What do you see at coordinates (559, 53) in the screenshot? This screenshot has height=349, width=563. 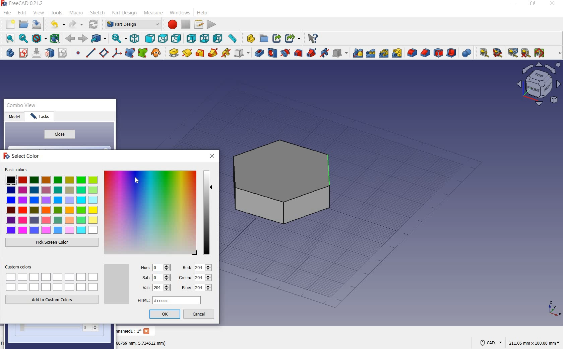 I see `MEASURE` at bounding box center [559, 53].